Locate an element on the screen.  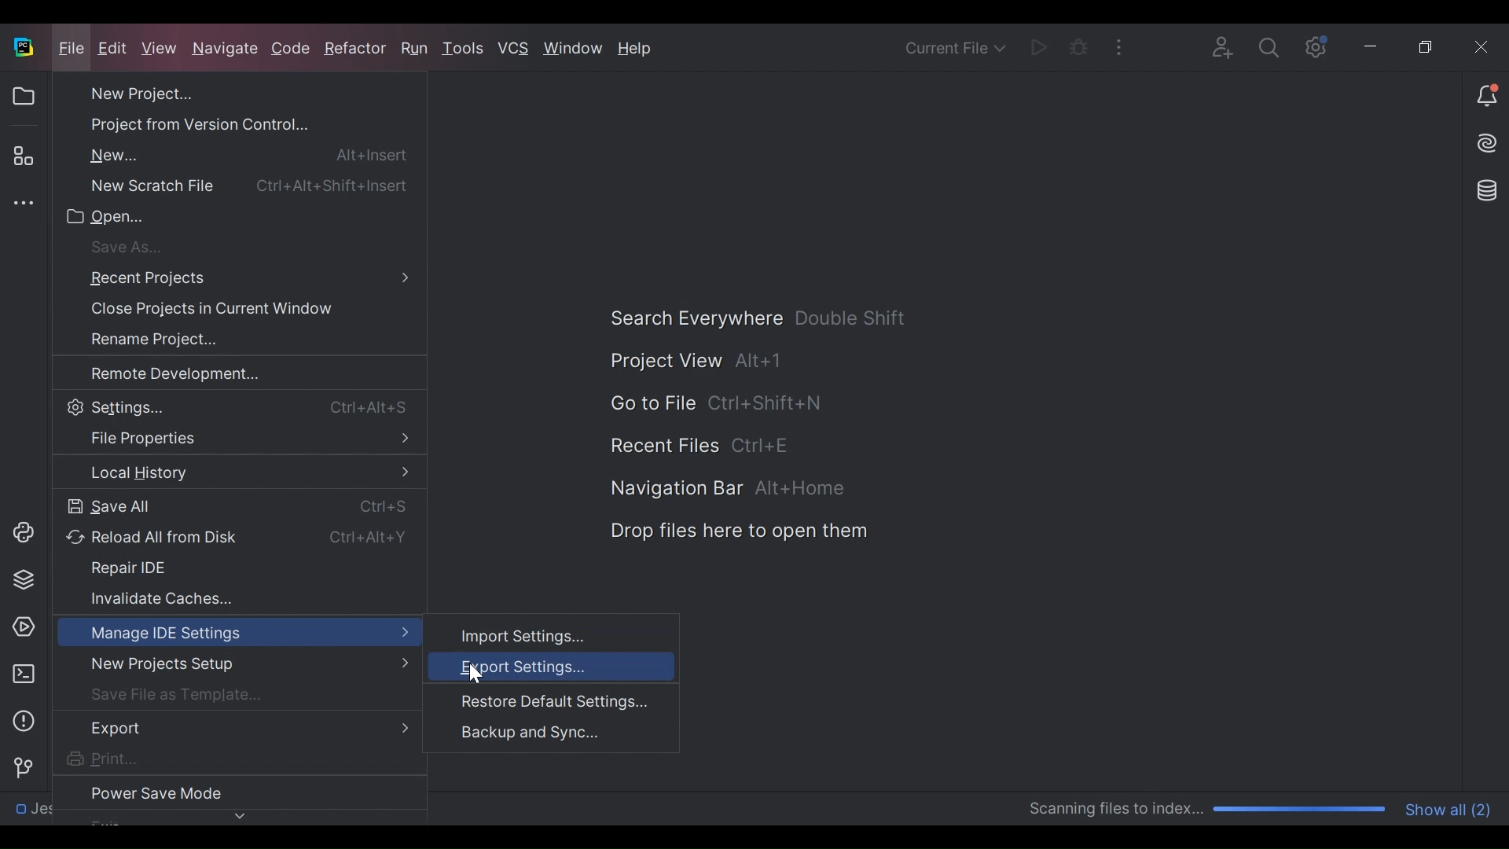
New is located at coordinates (231, 155).